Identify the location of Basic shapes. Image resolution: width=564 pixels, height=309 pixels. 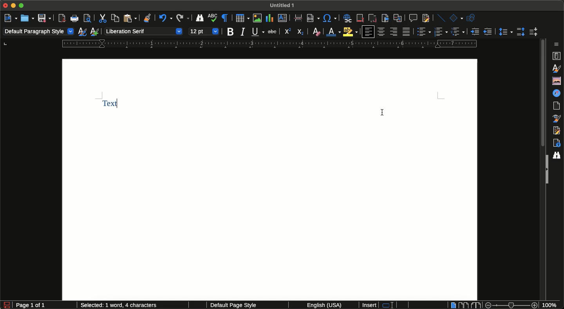
(456, 18).